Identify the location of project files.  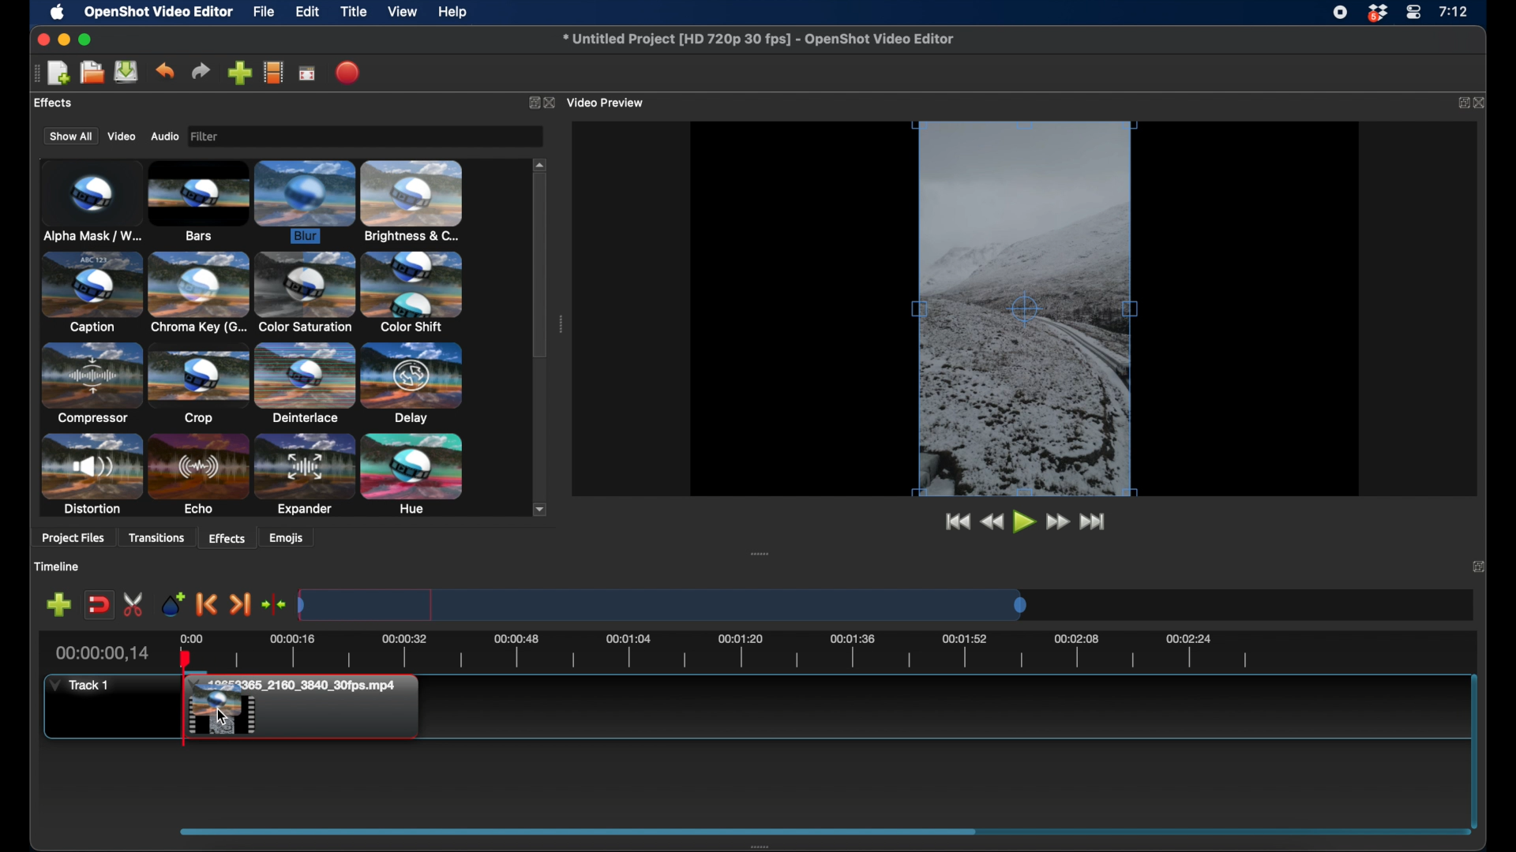
(74, 540).